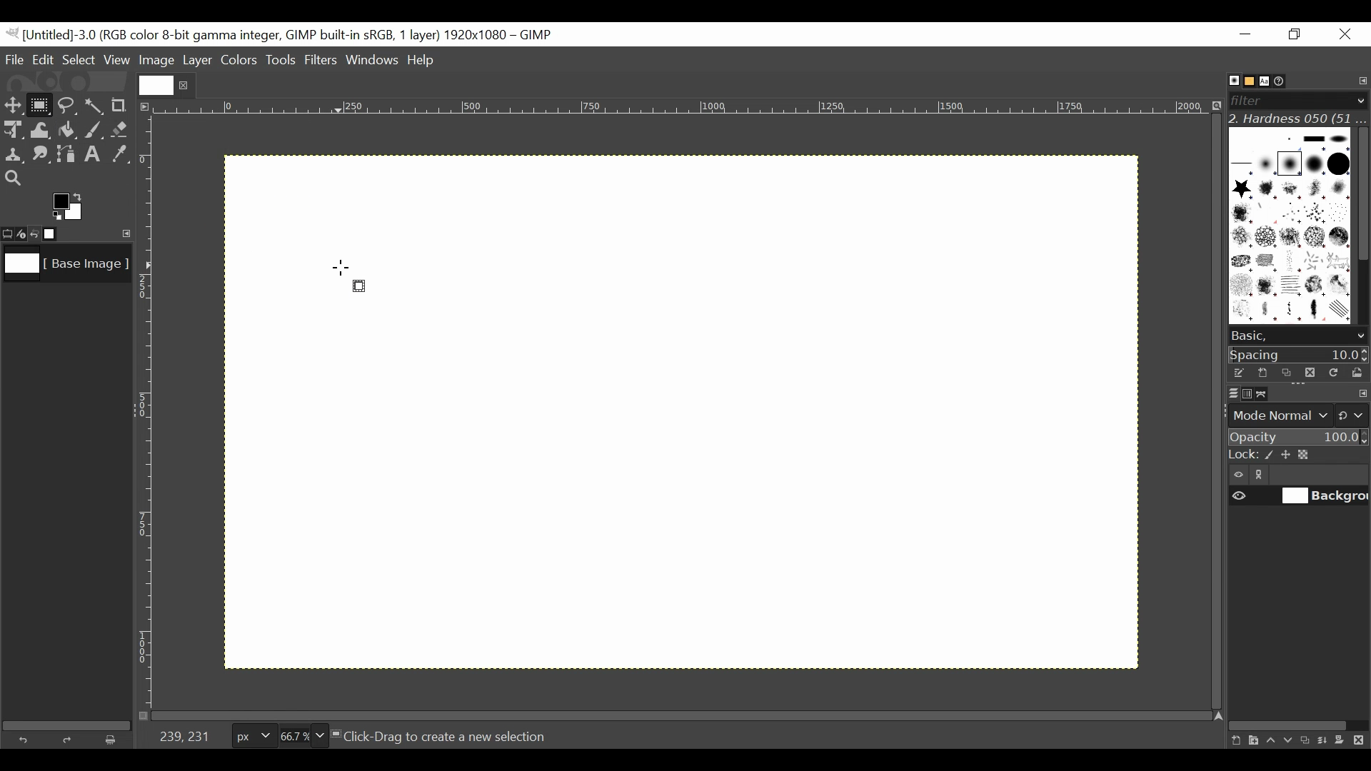  I want to click on merge the layer, so click(1326, 740).